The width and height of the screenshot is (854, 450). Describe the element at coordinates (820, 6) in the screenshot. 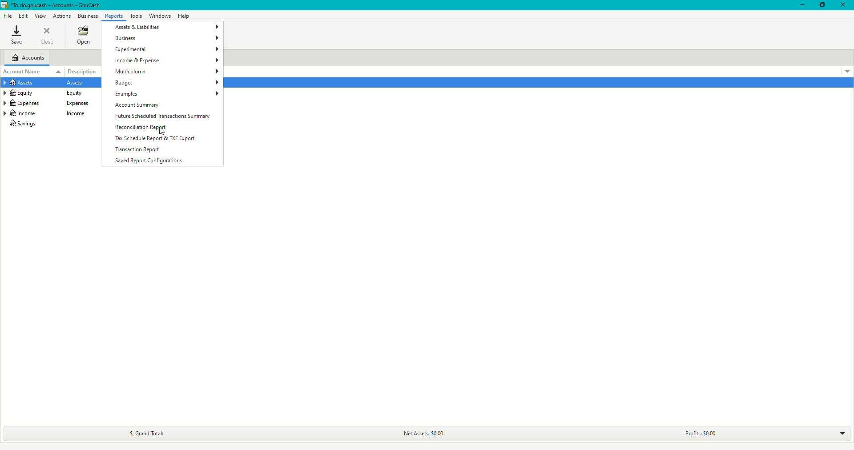

I see `Restore` at that location.